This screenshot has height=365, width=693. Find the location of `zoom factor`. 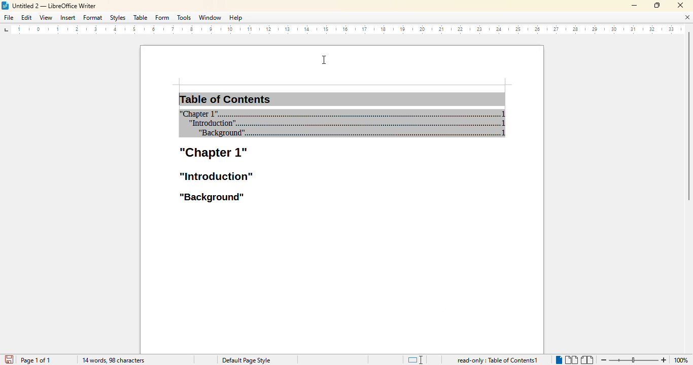

zoom factor is located at coordinates (682, 360).